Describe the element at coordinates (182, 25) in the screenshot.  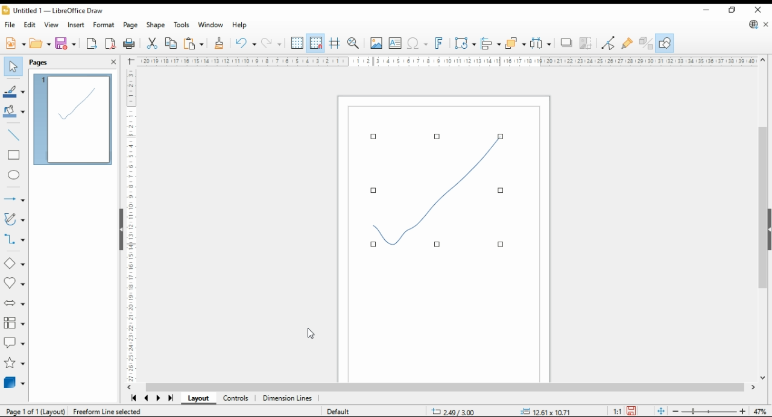
I see `tools` at that location.